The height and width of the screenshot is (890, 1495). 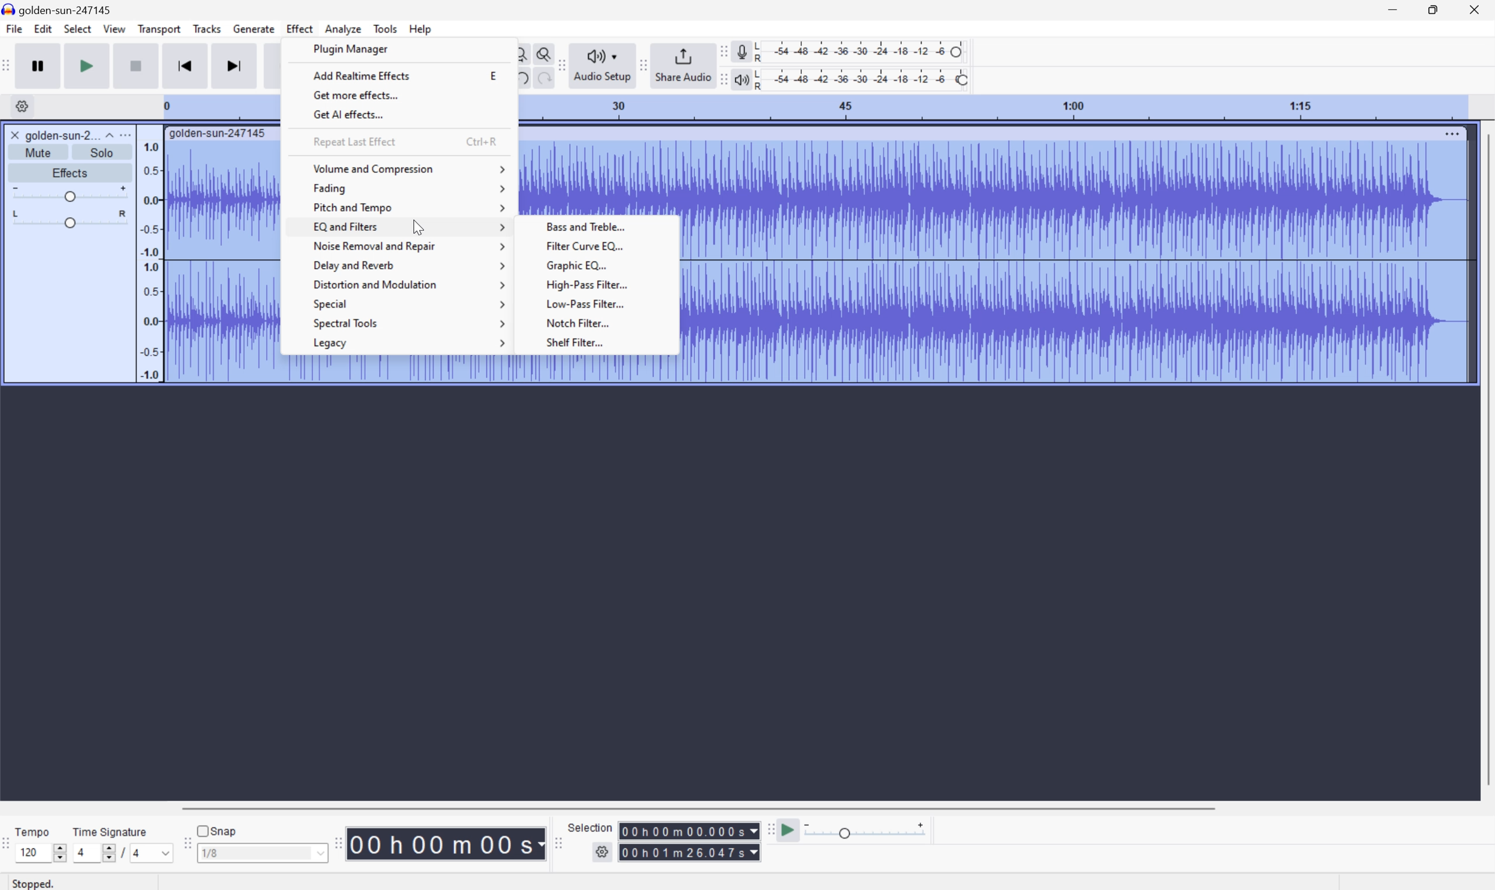 I want to click on Play, so click(x=87, y=65).